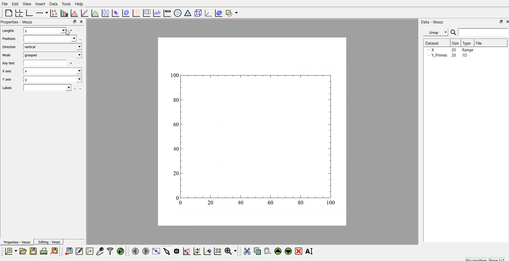  I want to click on draw ponts, so click(197, 251).